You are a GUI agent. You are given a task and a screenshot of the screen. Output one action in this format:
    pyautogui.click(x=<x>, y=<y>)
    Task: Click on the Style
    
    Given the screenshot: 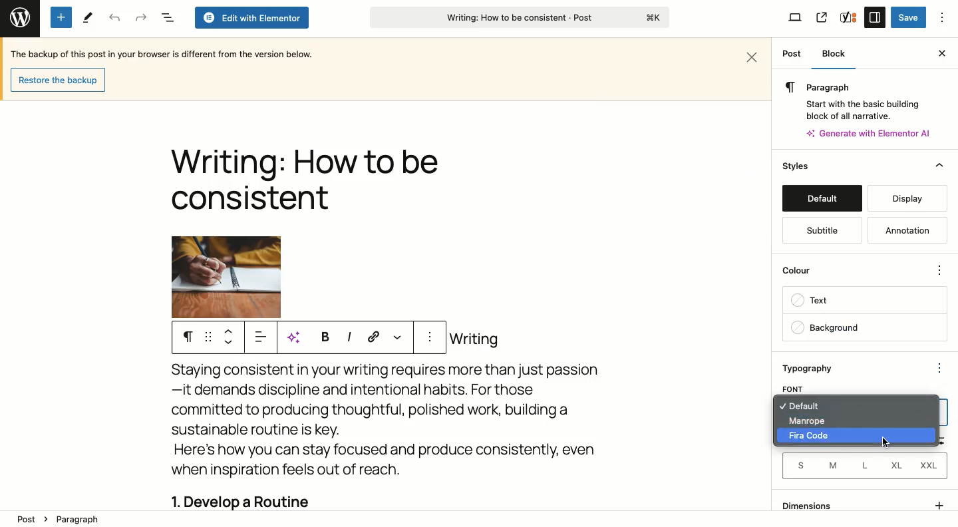 What is the action you would take?
    pyautogui.click(x=797, y=166)
    